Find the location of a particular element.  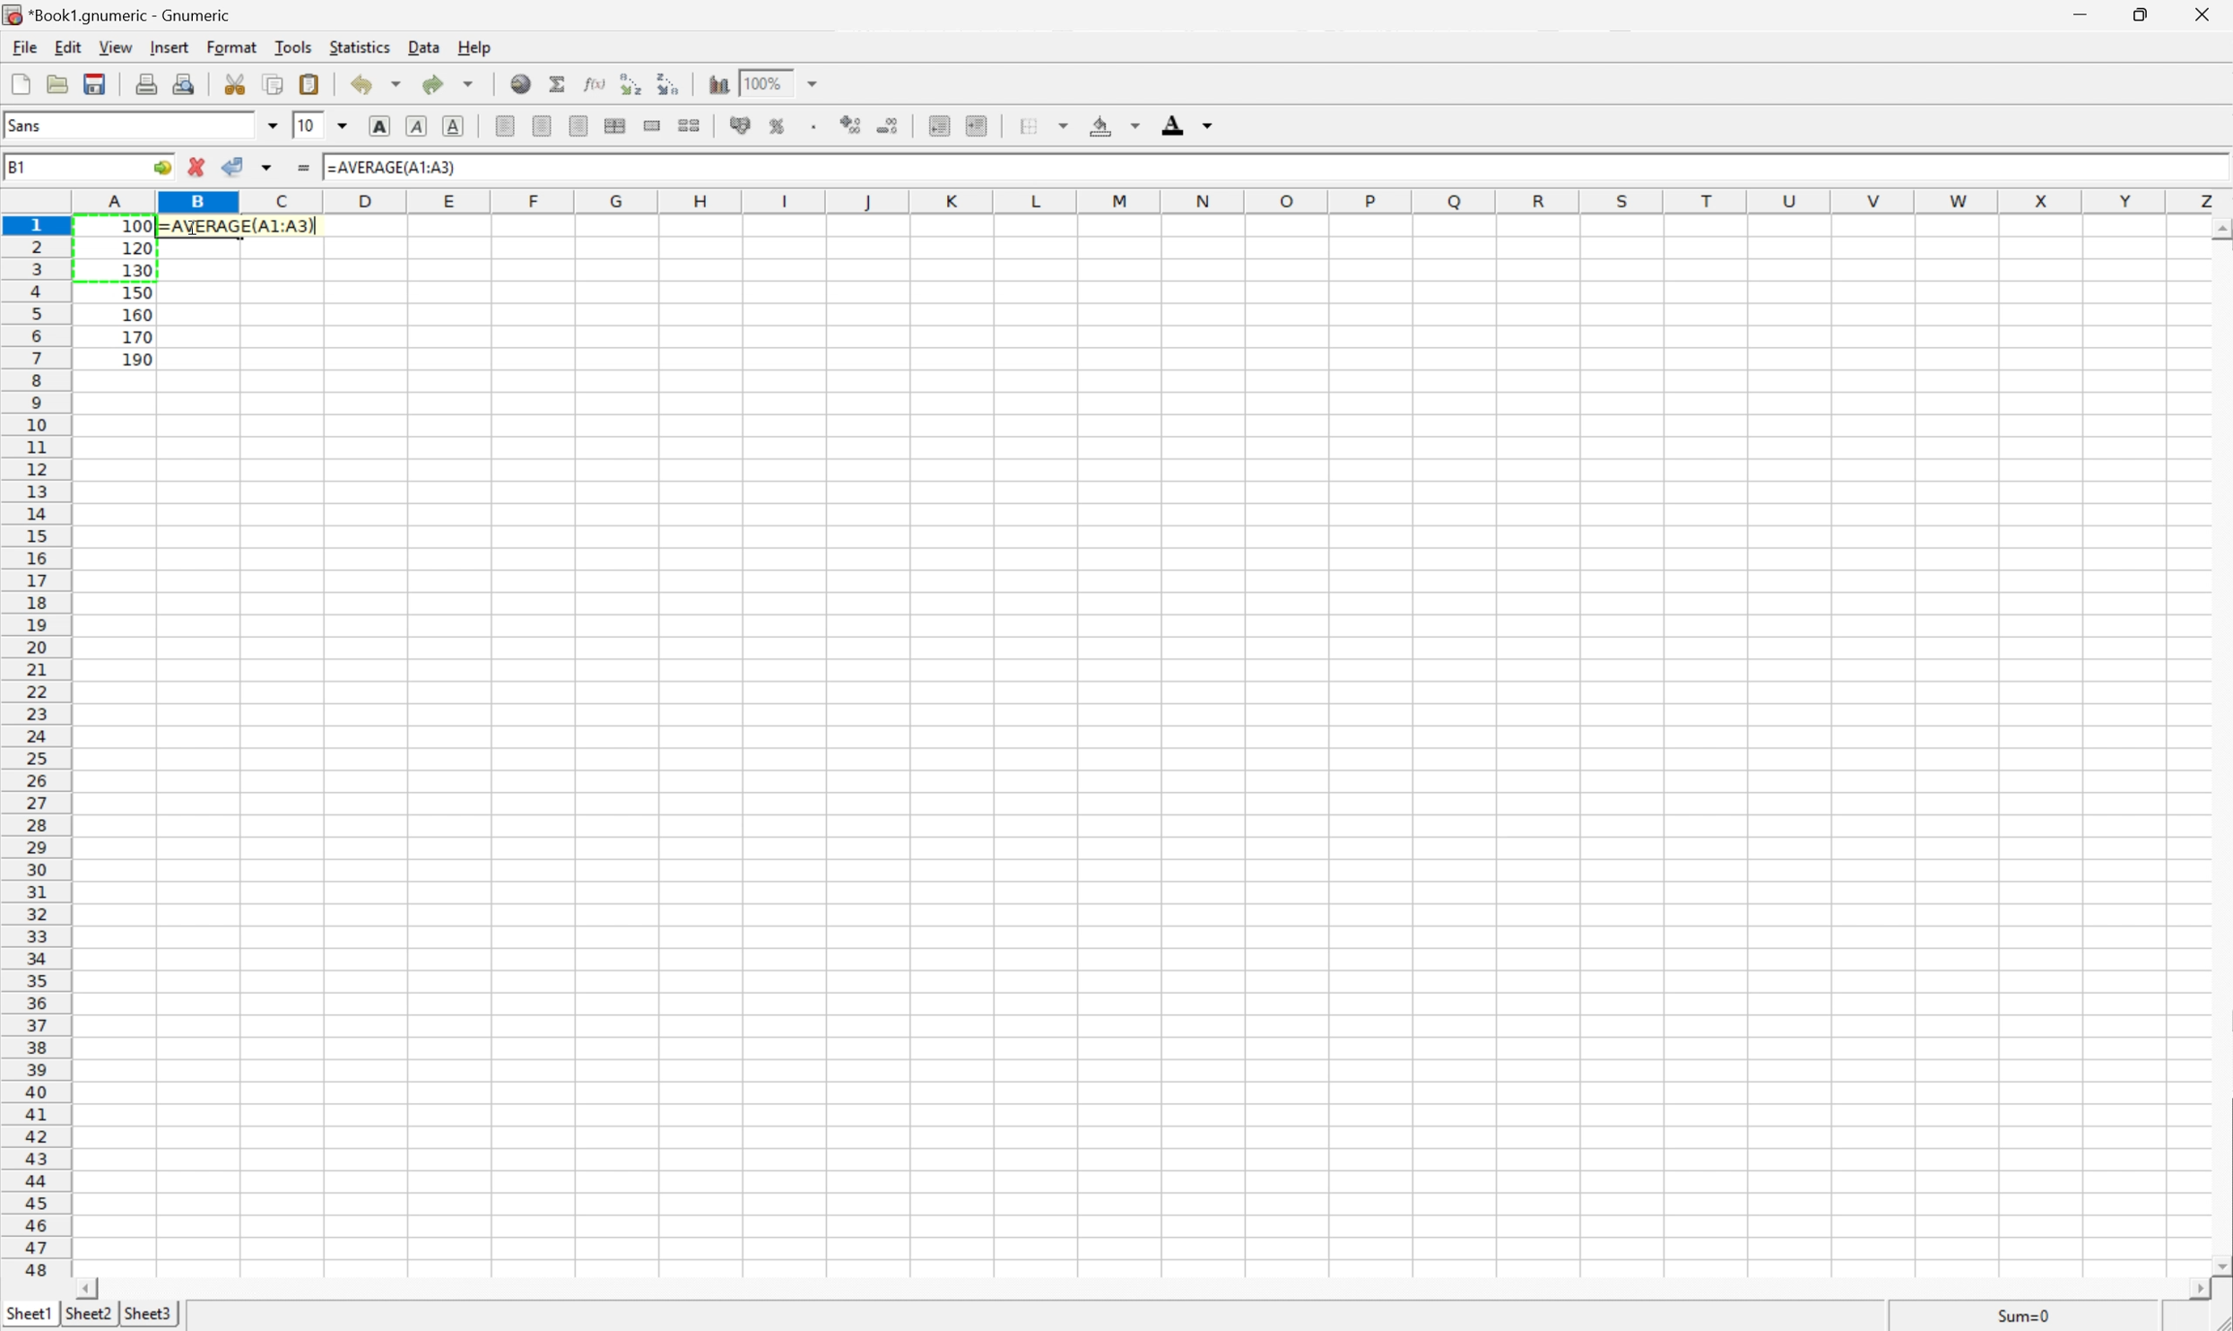

Format the selection as accounting is located at coordinates (744, 126).